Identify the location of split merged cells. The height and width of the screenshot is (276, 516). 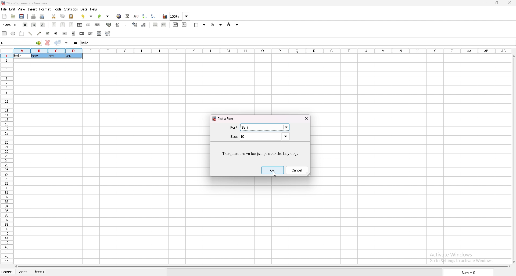
(97, 25).